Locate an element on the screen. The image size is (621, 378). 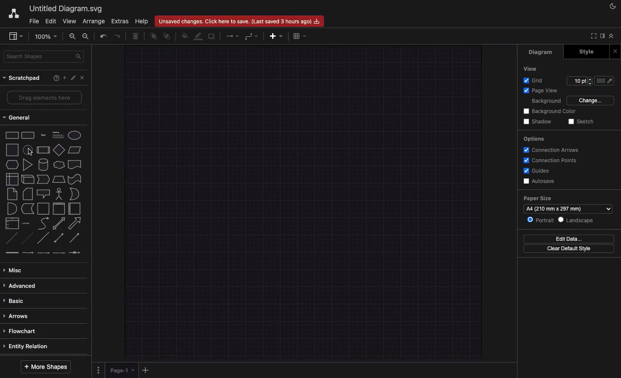
Scratchpad is located at coordinates (22, 78).